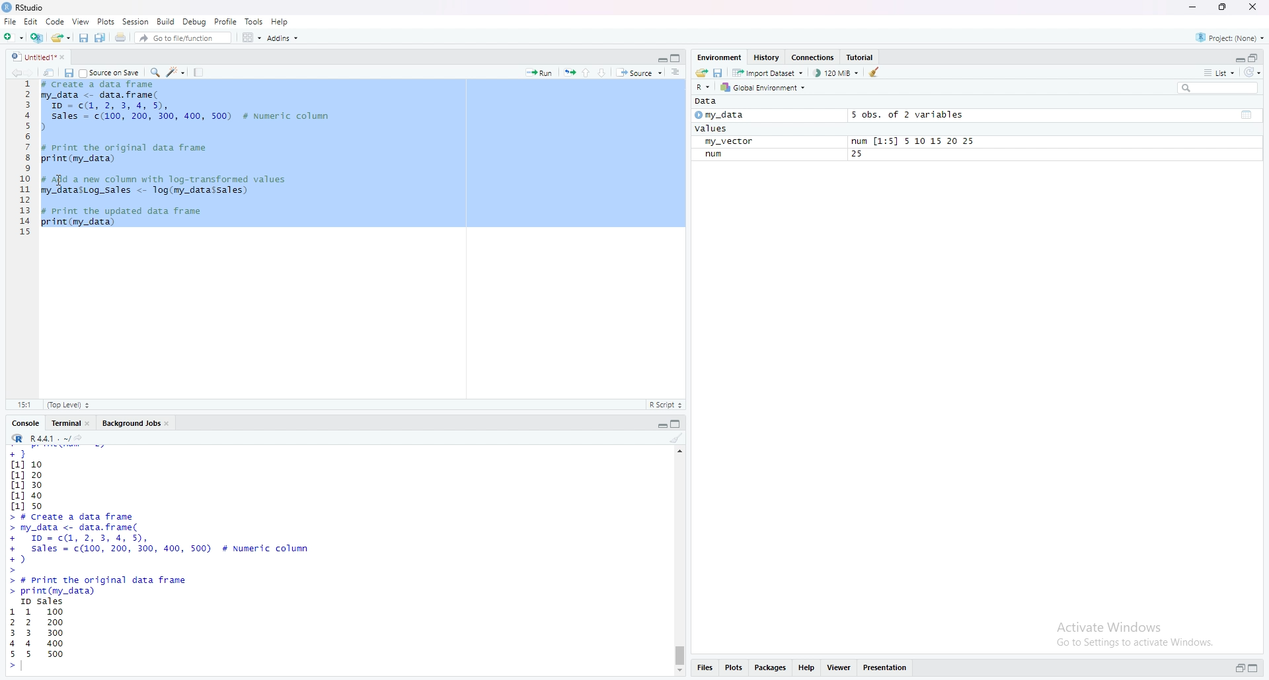 The width and height of the screenshot is (1269, 680). I want to click on file, so click(11, 21).